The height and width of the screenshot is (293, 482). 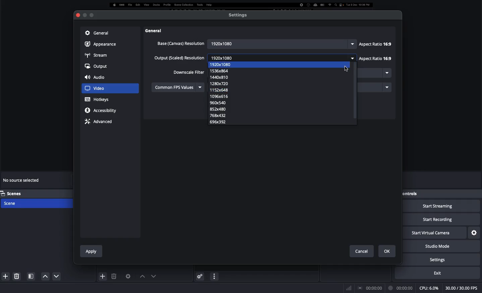 What do you see at coordinates (347, 288) in the screenshot?
I see `Network` at bounding box center [347, 288].